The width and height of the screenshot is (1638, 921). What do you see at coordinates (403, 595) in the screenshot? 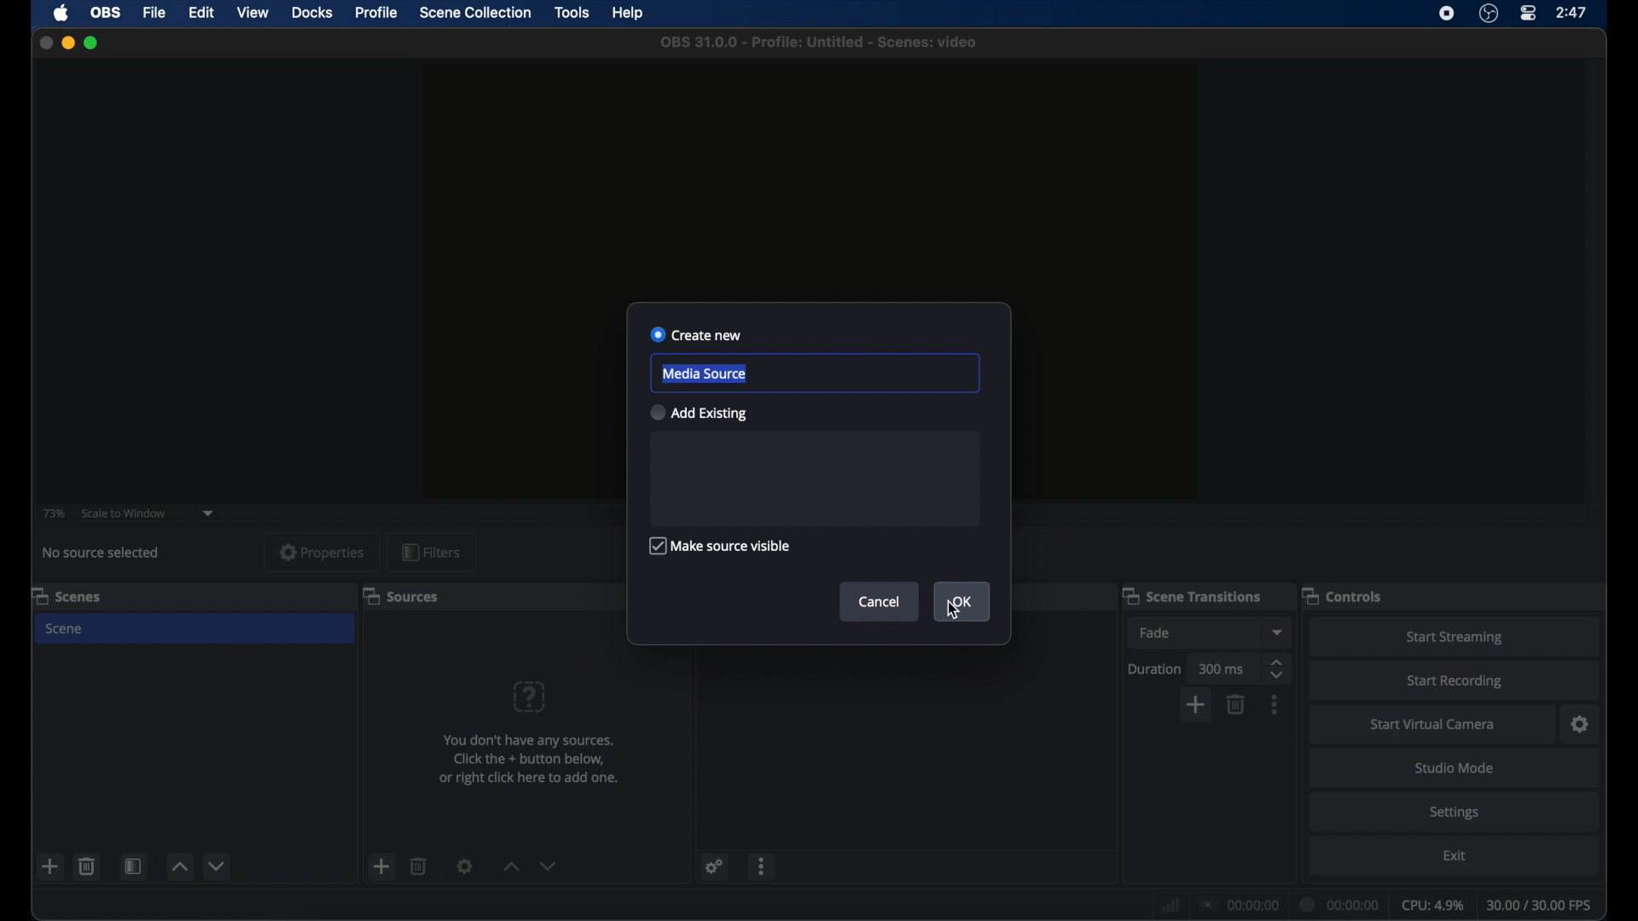
I see `sources` at bounding box center [403, 595].